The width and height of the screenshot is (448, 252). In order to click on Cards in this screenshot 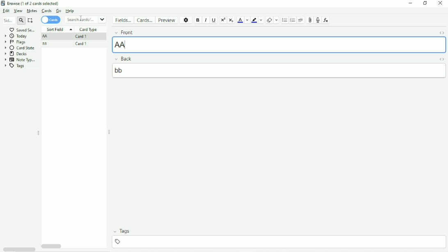, I will do `click(51, 20)`.